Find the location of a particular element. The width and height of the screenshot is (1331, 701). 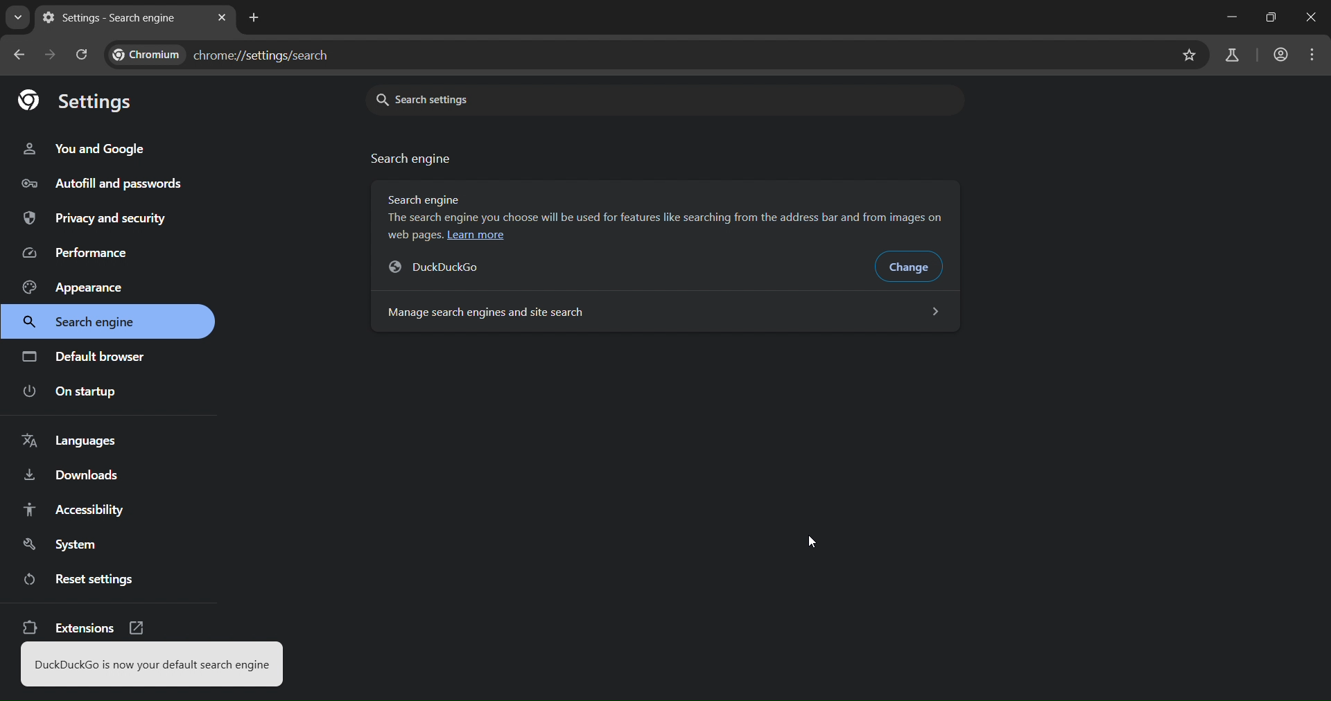

apppearance is located at coordinates (82, 286).